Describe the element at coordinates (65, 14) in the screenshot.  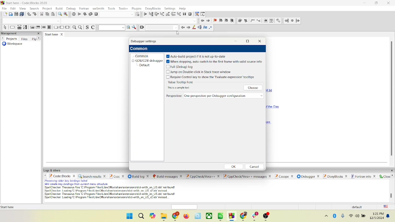
I see `replace` at that location.